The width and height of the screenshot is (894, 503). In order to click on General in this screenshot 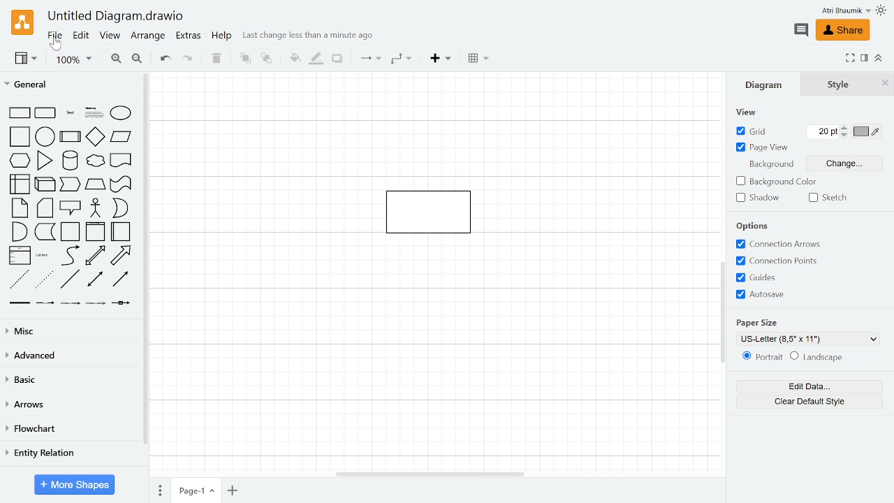, I will do `click(71, 85)`.